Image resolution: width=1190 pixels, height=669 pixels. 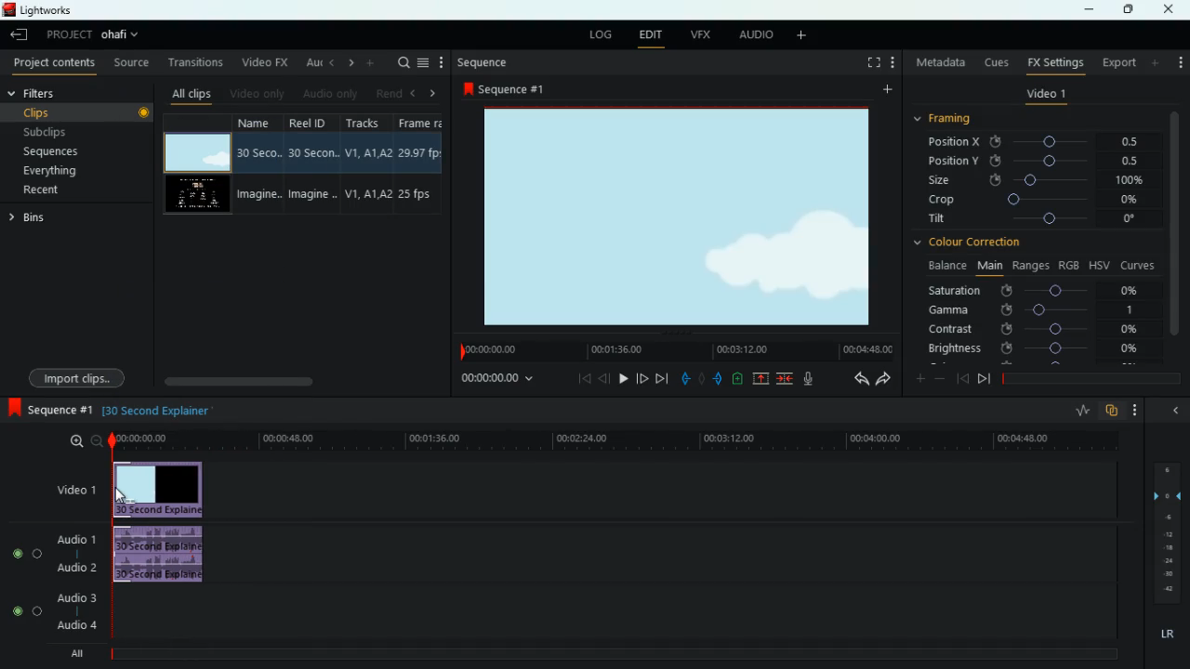 I want to click on balance, so click(x=946, y=266).